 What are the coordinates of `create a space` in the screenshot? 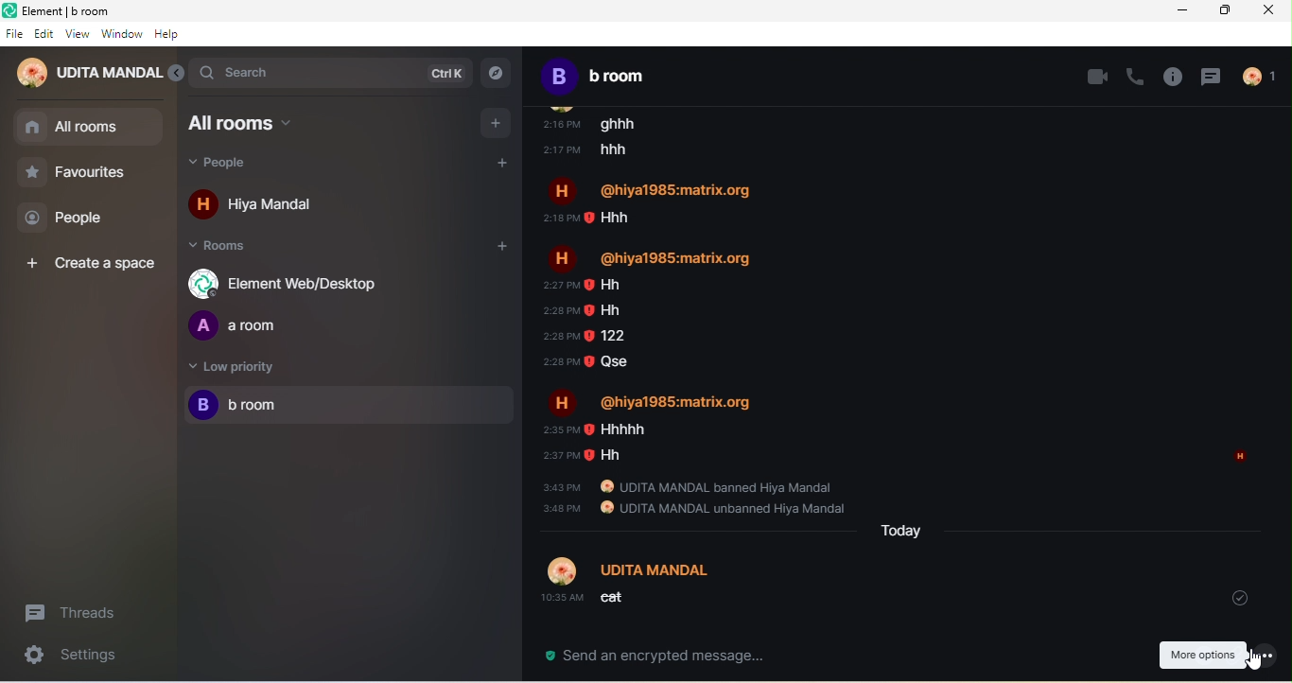 It's located at (95, 264).